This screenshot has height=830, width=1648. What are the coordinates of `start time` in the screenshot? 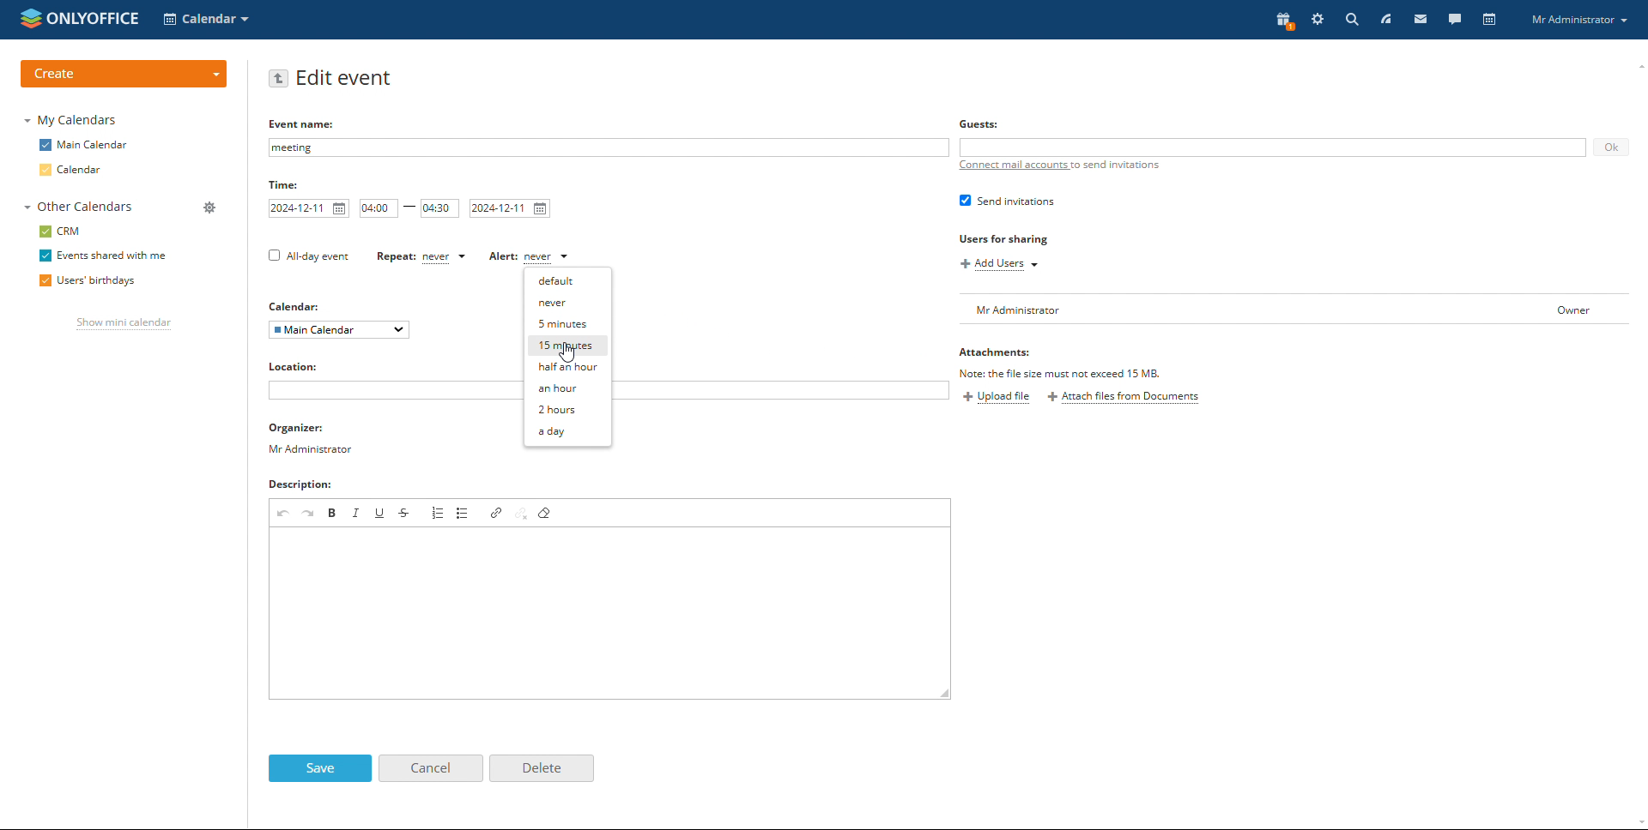 It's located at (379, 208).